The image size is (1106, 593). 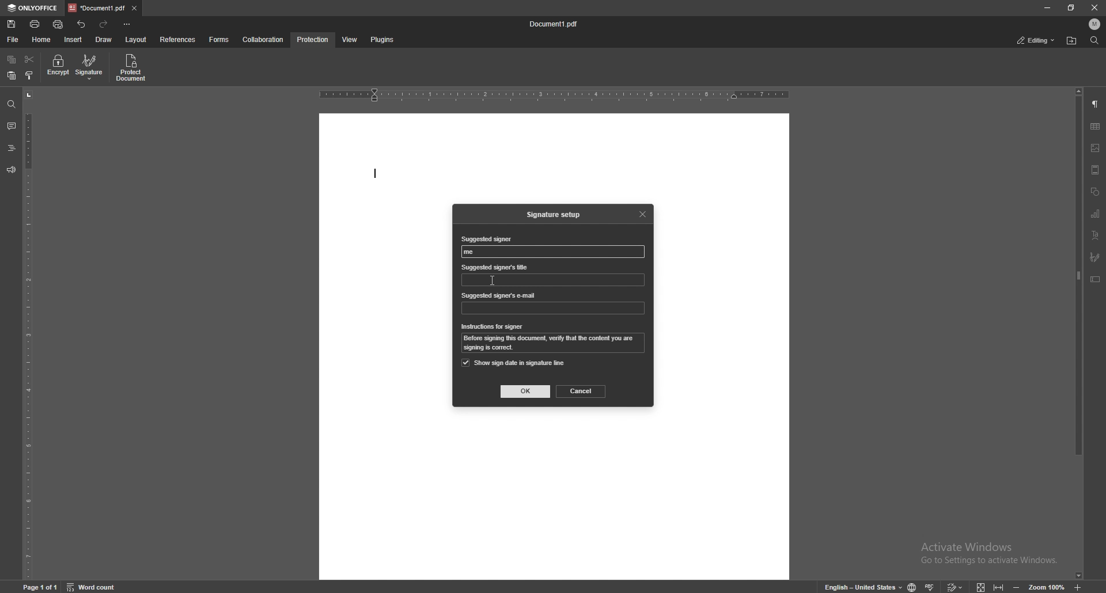 I want to click on change text language, so click(x=859, y=586).